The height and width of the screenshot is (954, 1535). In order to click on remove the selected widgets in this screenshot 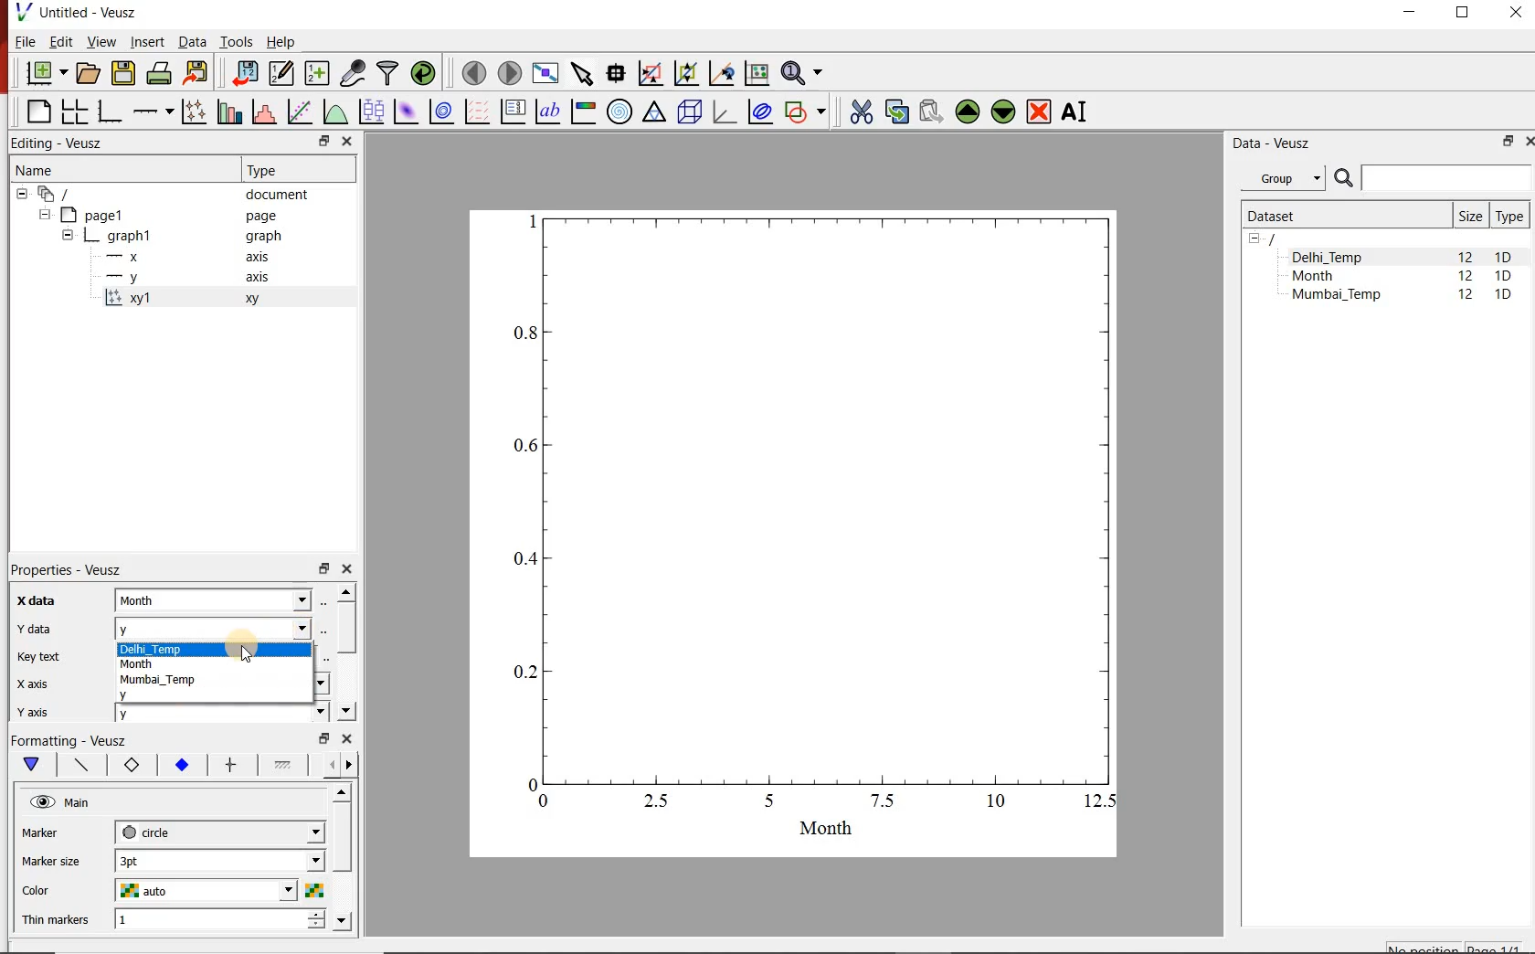, I will do `click(1040, 111)`.